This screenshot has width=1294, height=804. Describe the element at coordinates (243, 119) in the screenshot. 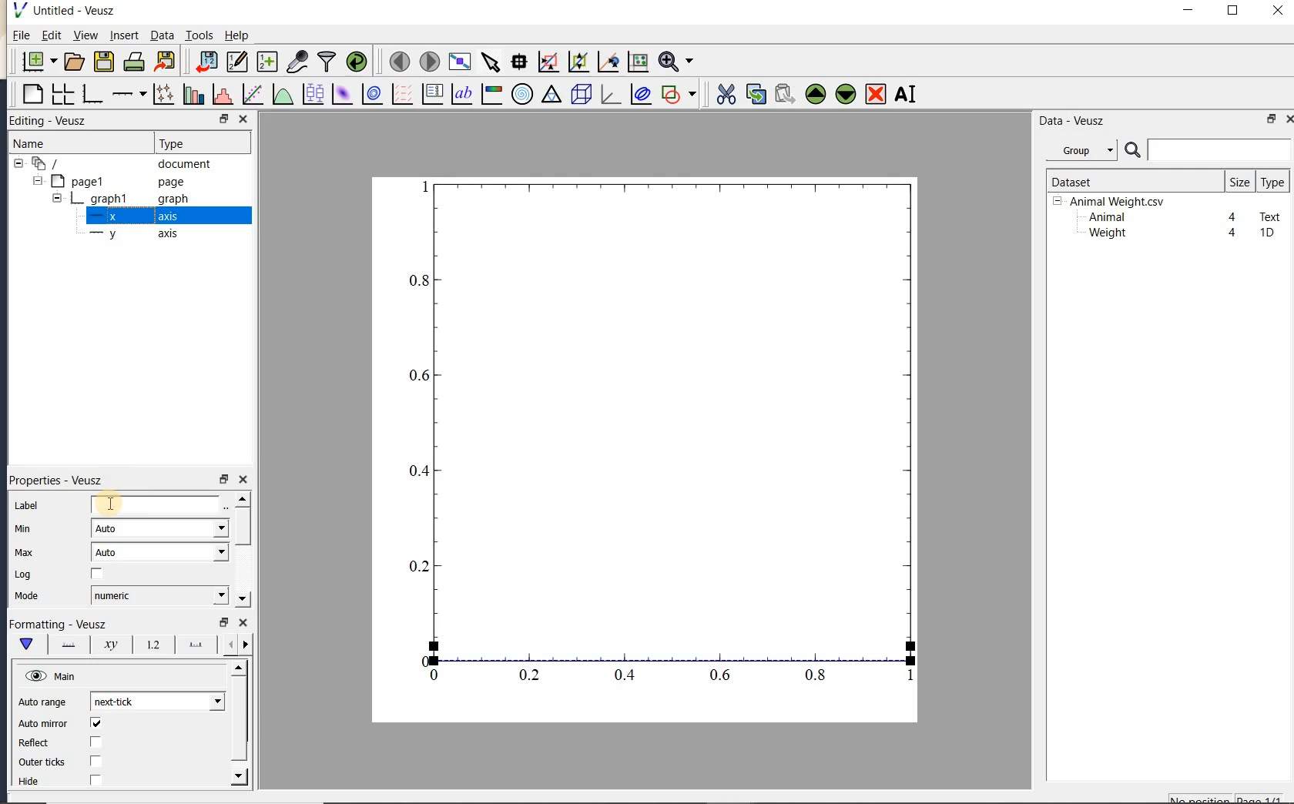

I see `CLOSE` at that location.